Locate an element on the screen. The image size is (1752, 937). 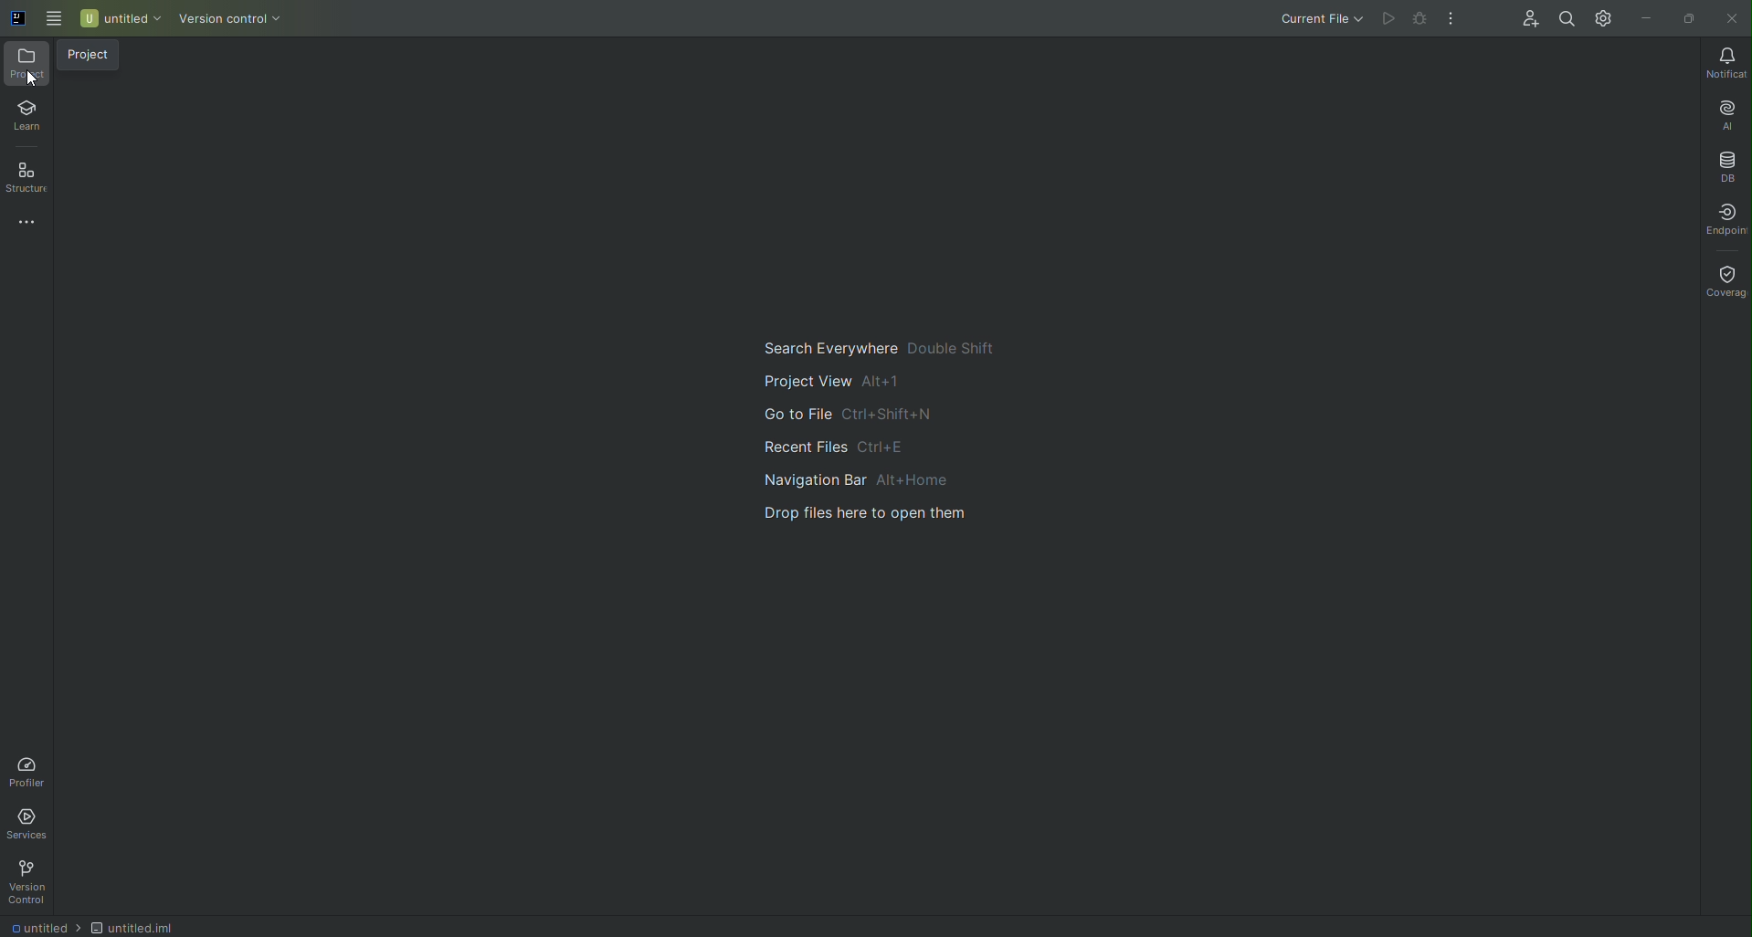
Endpoints is located at coordinates (1722, 216).